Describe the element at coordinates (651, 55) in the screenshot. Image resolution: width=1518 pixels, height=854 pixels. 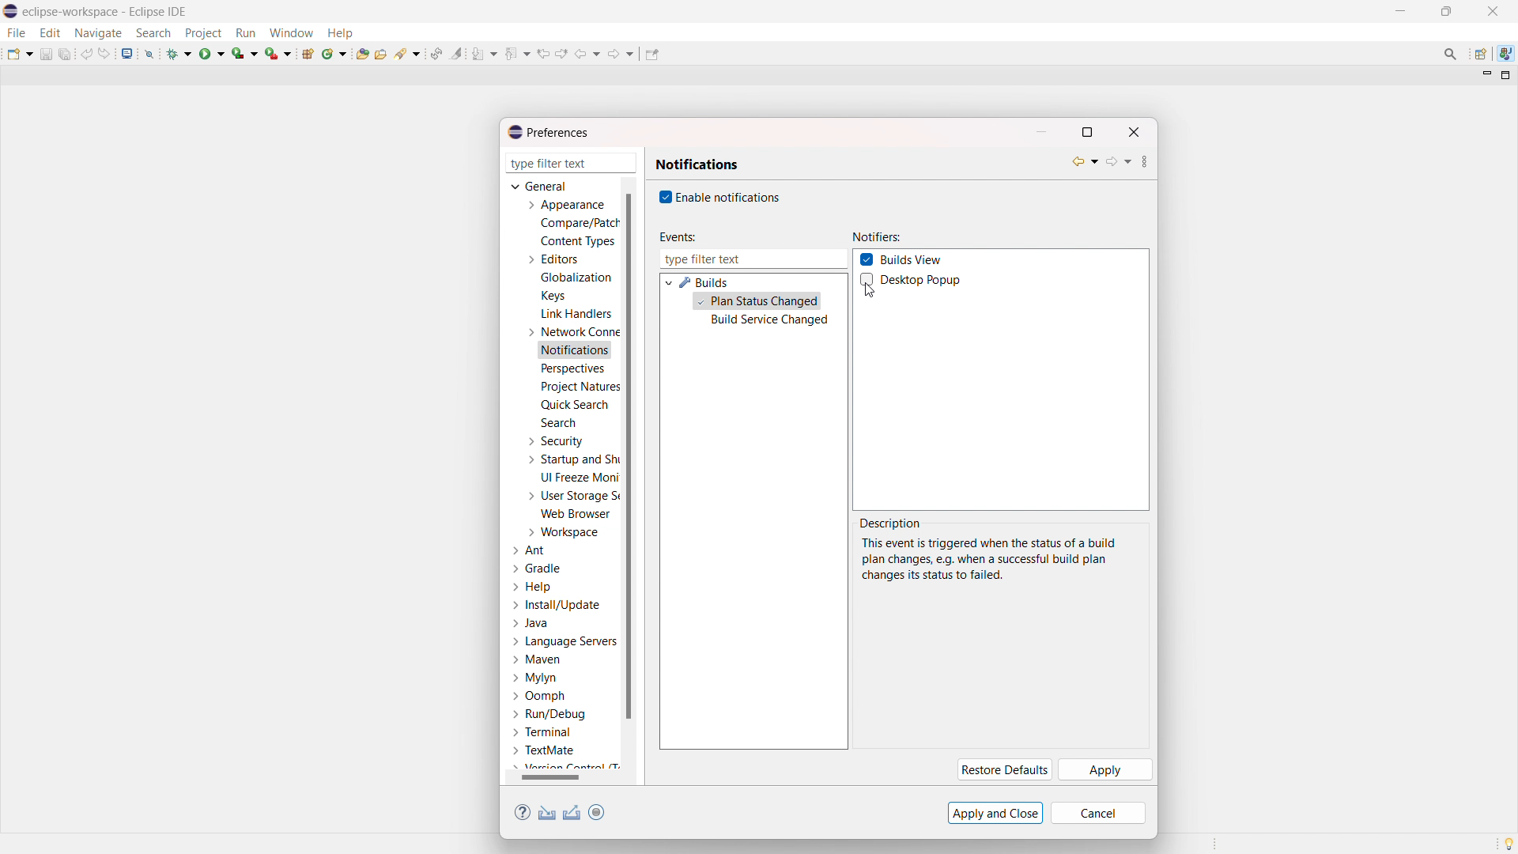
I see `pin editor` at that location.